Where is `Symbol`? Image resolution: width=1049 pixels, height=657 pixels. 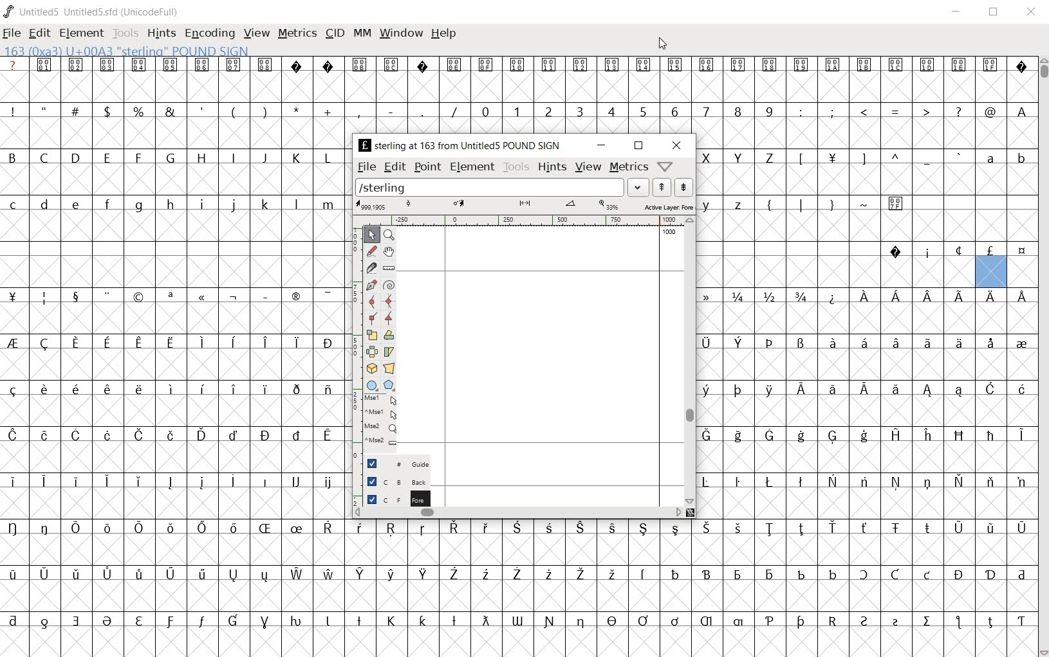 Symbol is located at coordinates (990, 528).